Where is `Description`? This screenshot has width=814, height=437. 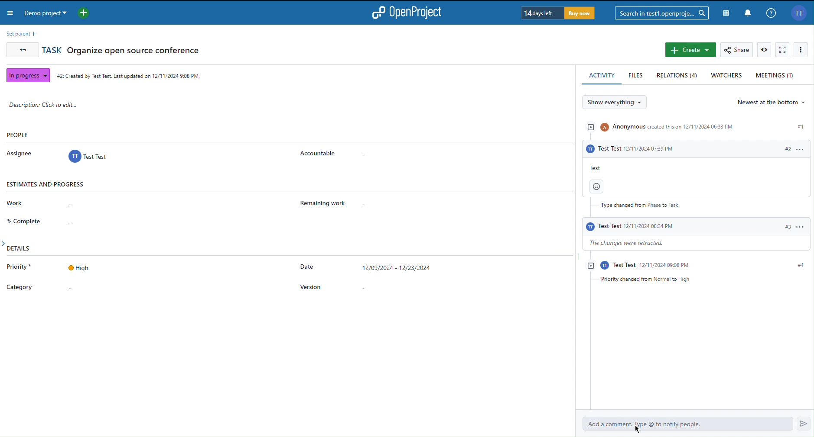 Description is located at coordinates (52, 105).